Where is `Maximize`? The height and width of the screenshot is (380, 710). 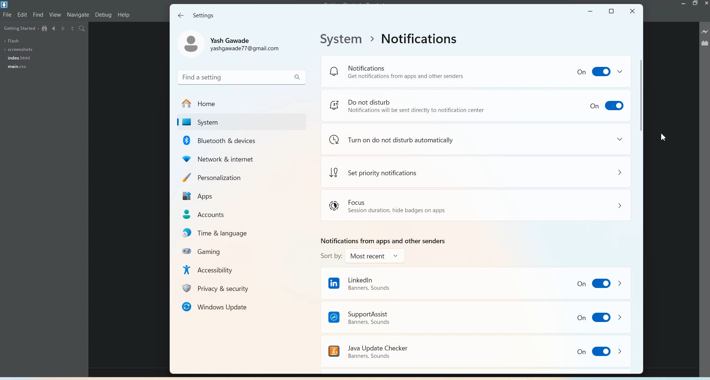 Maximize is located at coordinates (612, 10).